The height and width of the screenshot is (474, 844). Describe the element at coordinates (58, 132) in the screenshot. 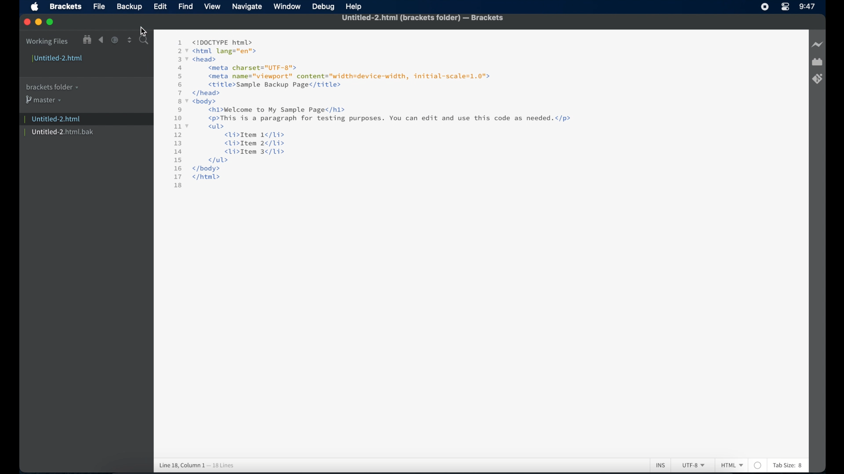

I see `untitled-2.html.bak` at that location.